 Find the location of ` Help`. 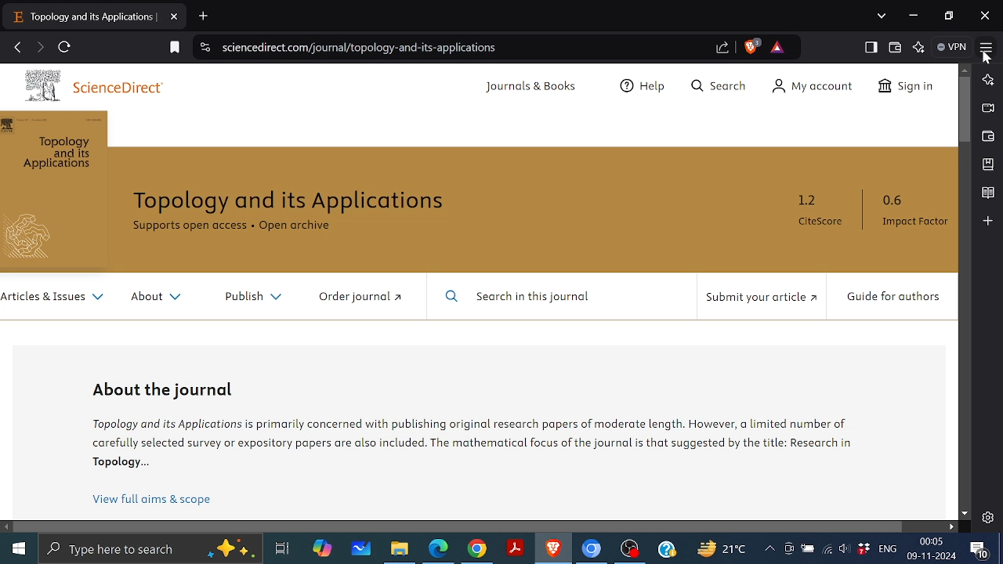

 Help is located at coordinates (646, 85).